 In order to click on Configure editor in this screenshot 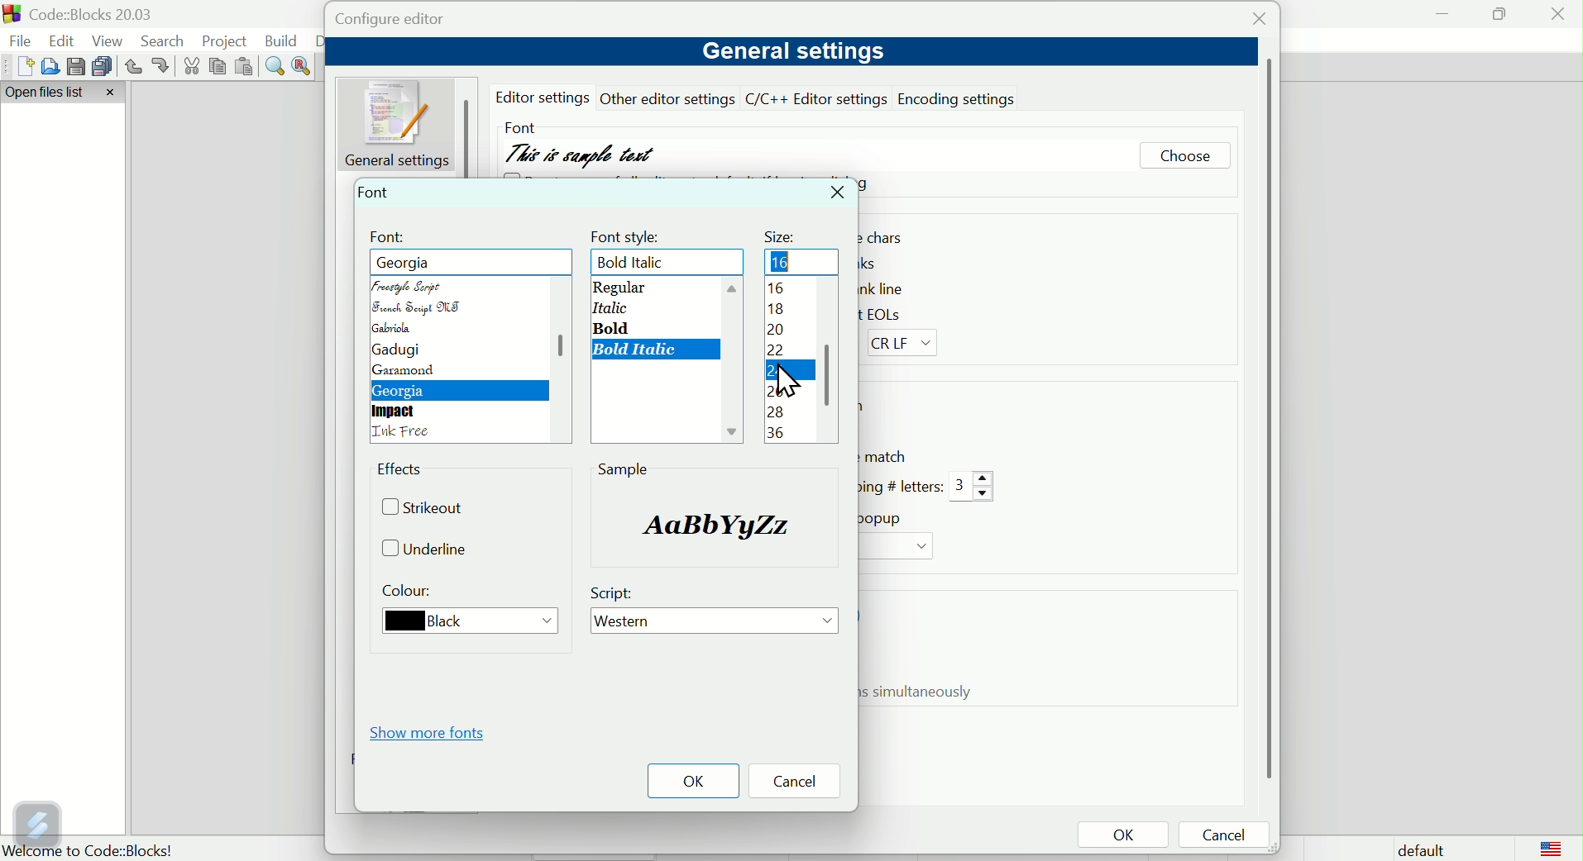, I will do `click(407, 20)`.